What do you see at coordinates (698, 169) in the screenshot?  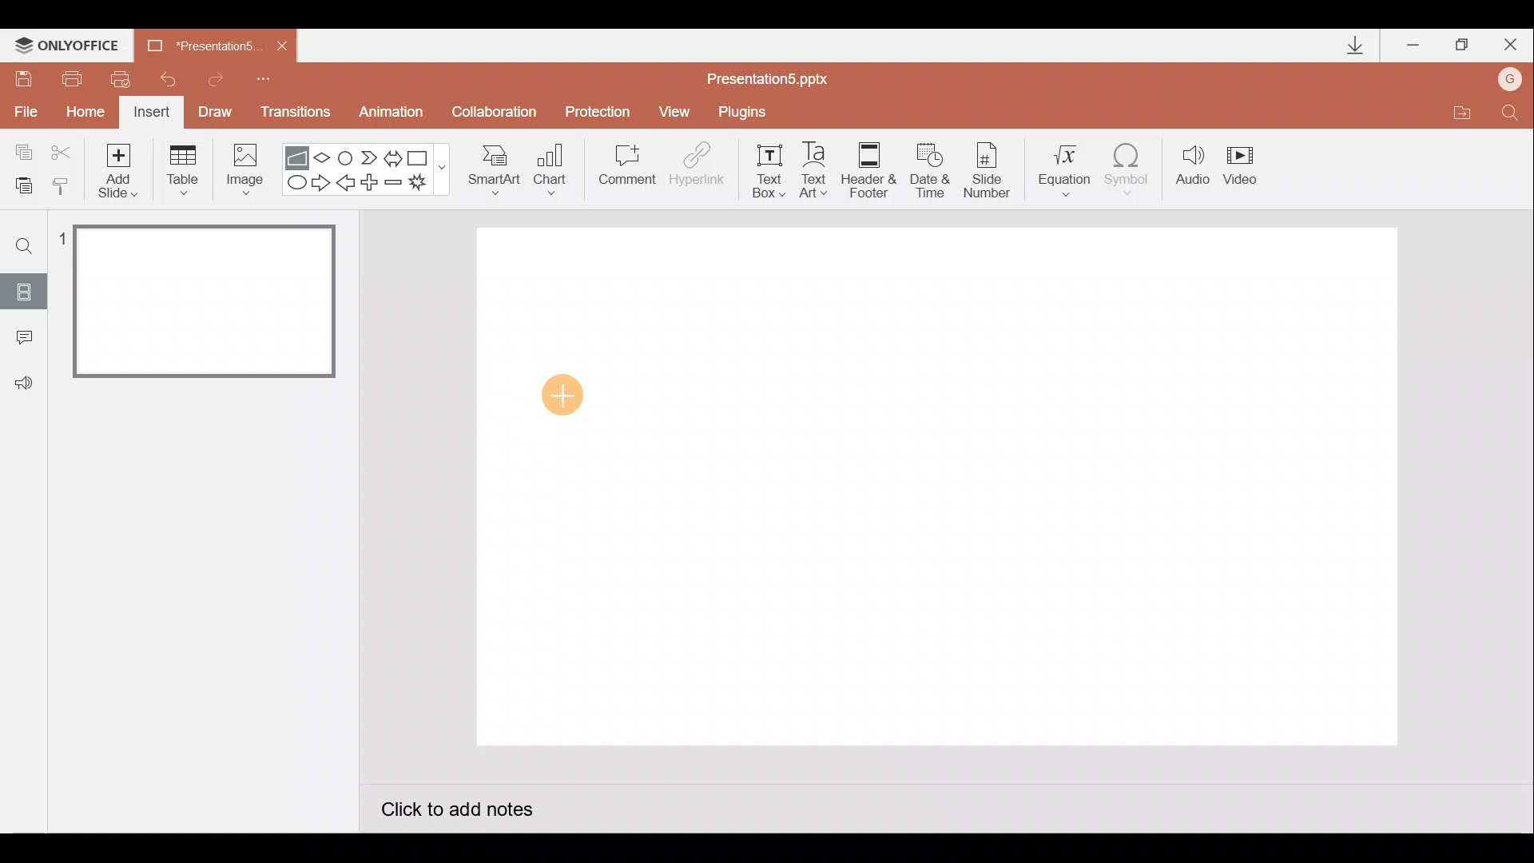 I see `Hyperlink` at bounding box center [698, 169].